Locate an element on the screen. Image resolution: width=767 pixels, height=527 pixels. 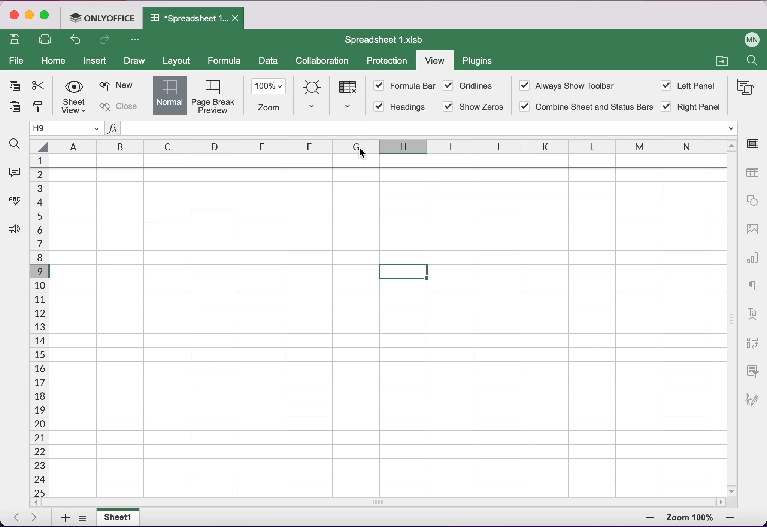
zoom out is located at coordinates (737, 519).